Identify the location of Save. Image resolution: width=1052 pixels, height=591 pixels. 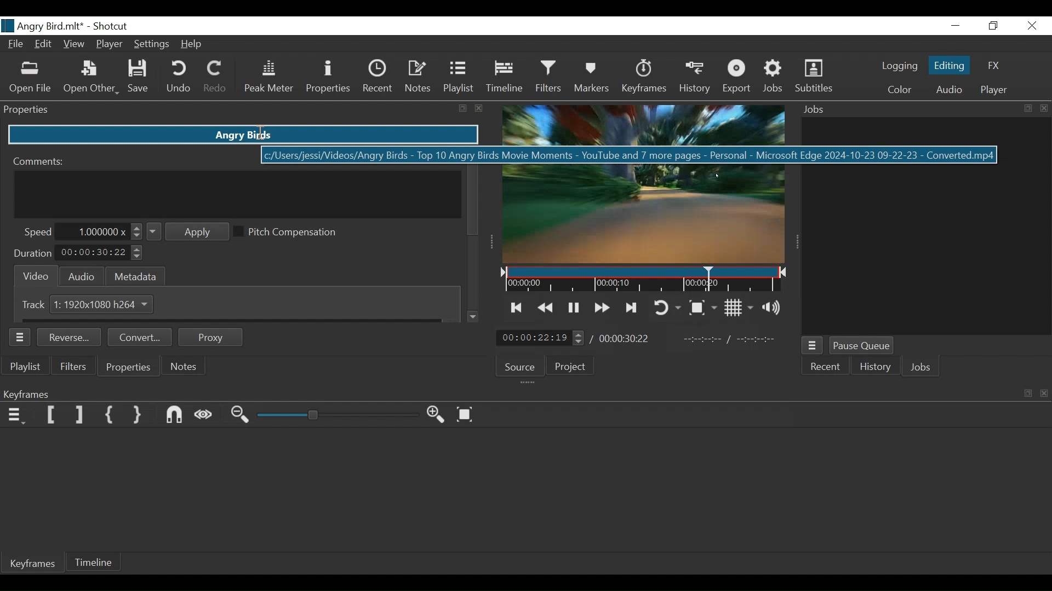
(140, 78).